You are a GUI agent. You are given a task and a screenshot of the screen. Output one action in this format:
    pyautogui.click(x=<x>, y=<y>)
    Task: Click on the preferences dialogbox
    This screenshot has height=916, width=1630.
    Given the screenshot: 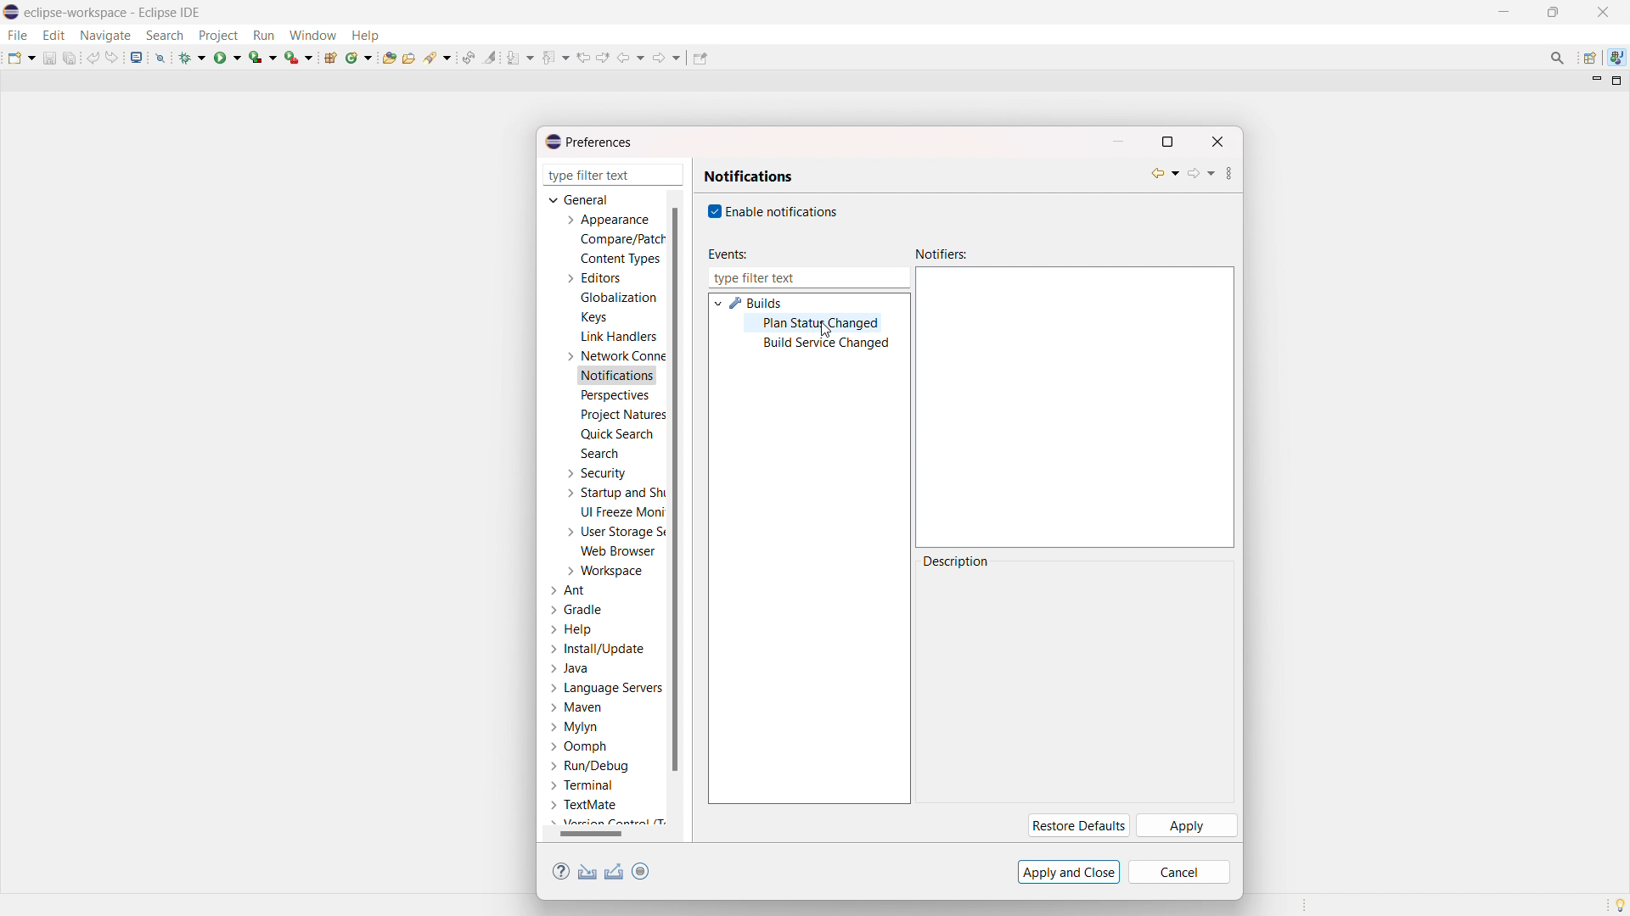 What is the action you would take?
    pyautogui.click(x=587, y=142)
    